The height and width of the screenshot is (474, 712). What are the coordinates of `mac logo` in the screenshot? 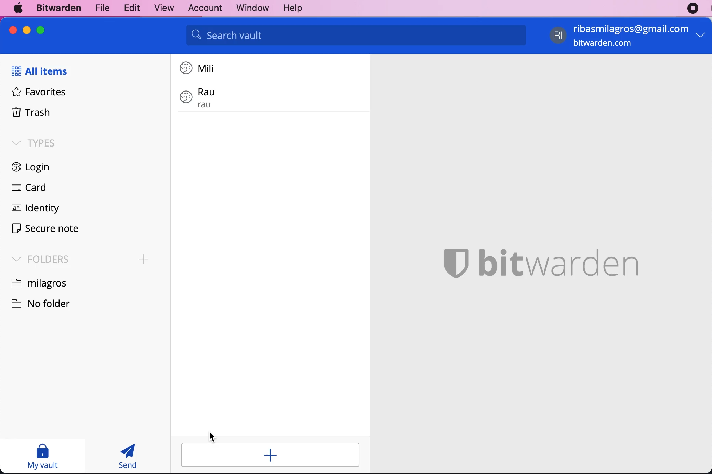 It's located at (19, 8).